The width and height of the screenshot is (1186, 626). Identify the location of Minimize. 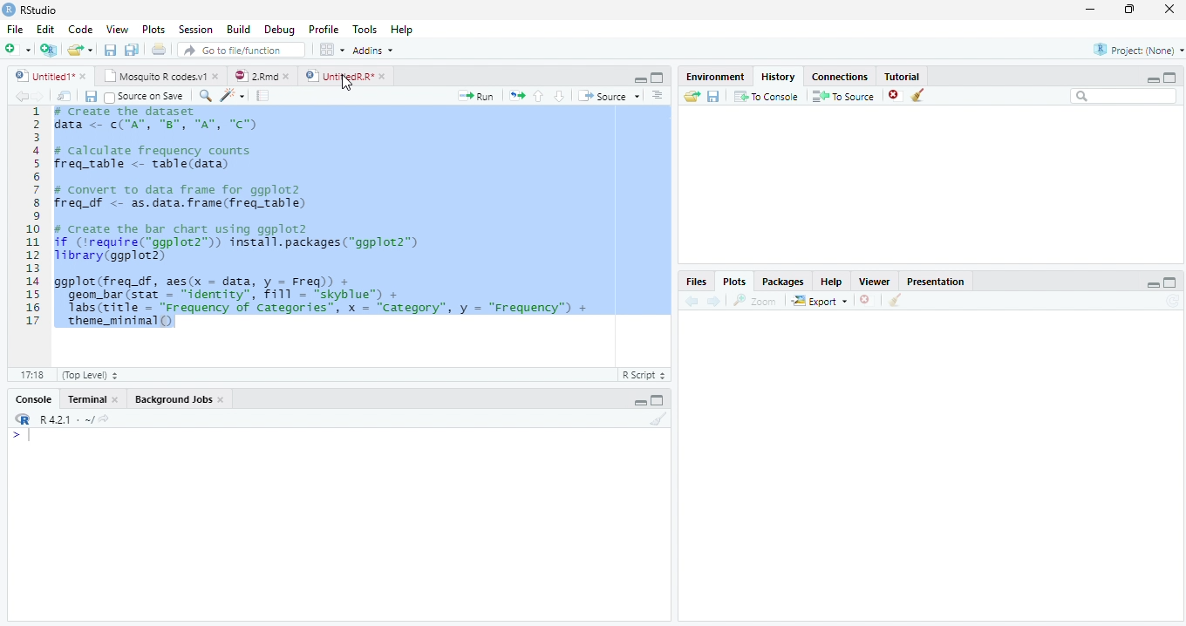
(1091, 9).